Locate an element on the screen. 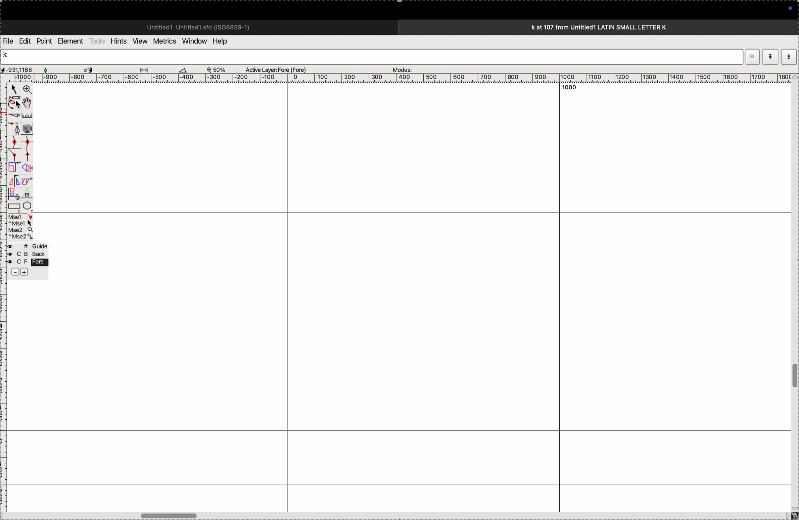 The image size is (799, 520). tools is located at coordinates (97, 41).